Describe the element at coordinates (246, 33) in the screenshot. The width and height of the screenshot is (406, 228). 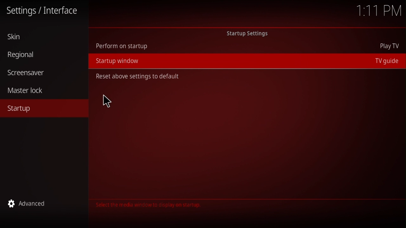
I see `Startup settings` at that location.